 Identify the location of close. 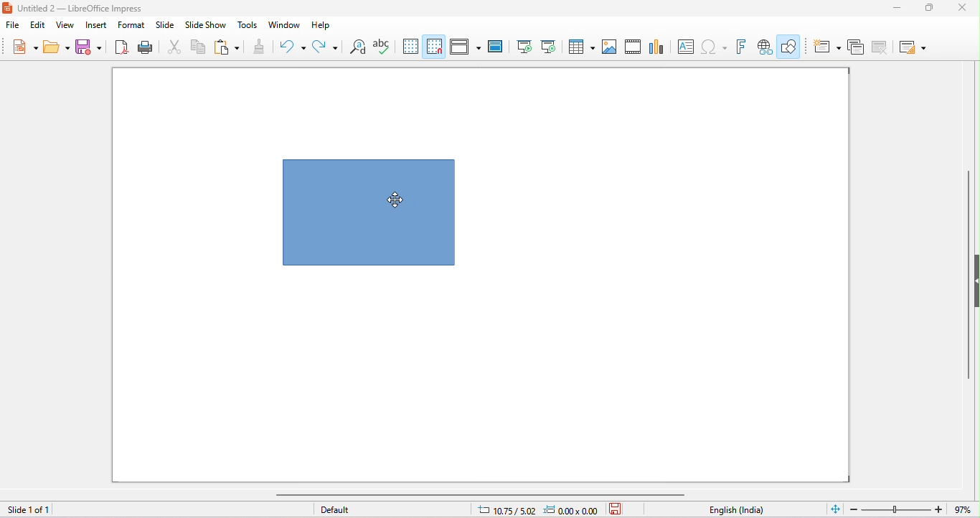
(961, 8).